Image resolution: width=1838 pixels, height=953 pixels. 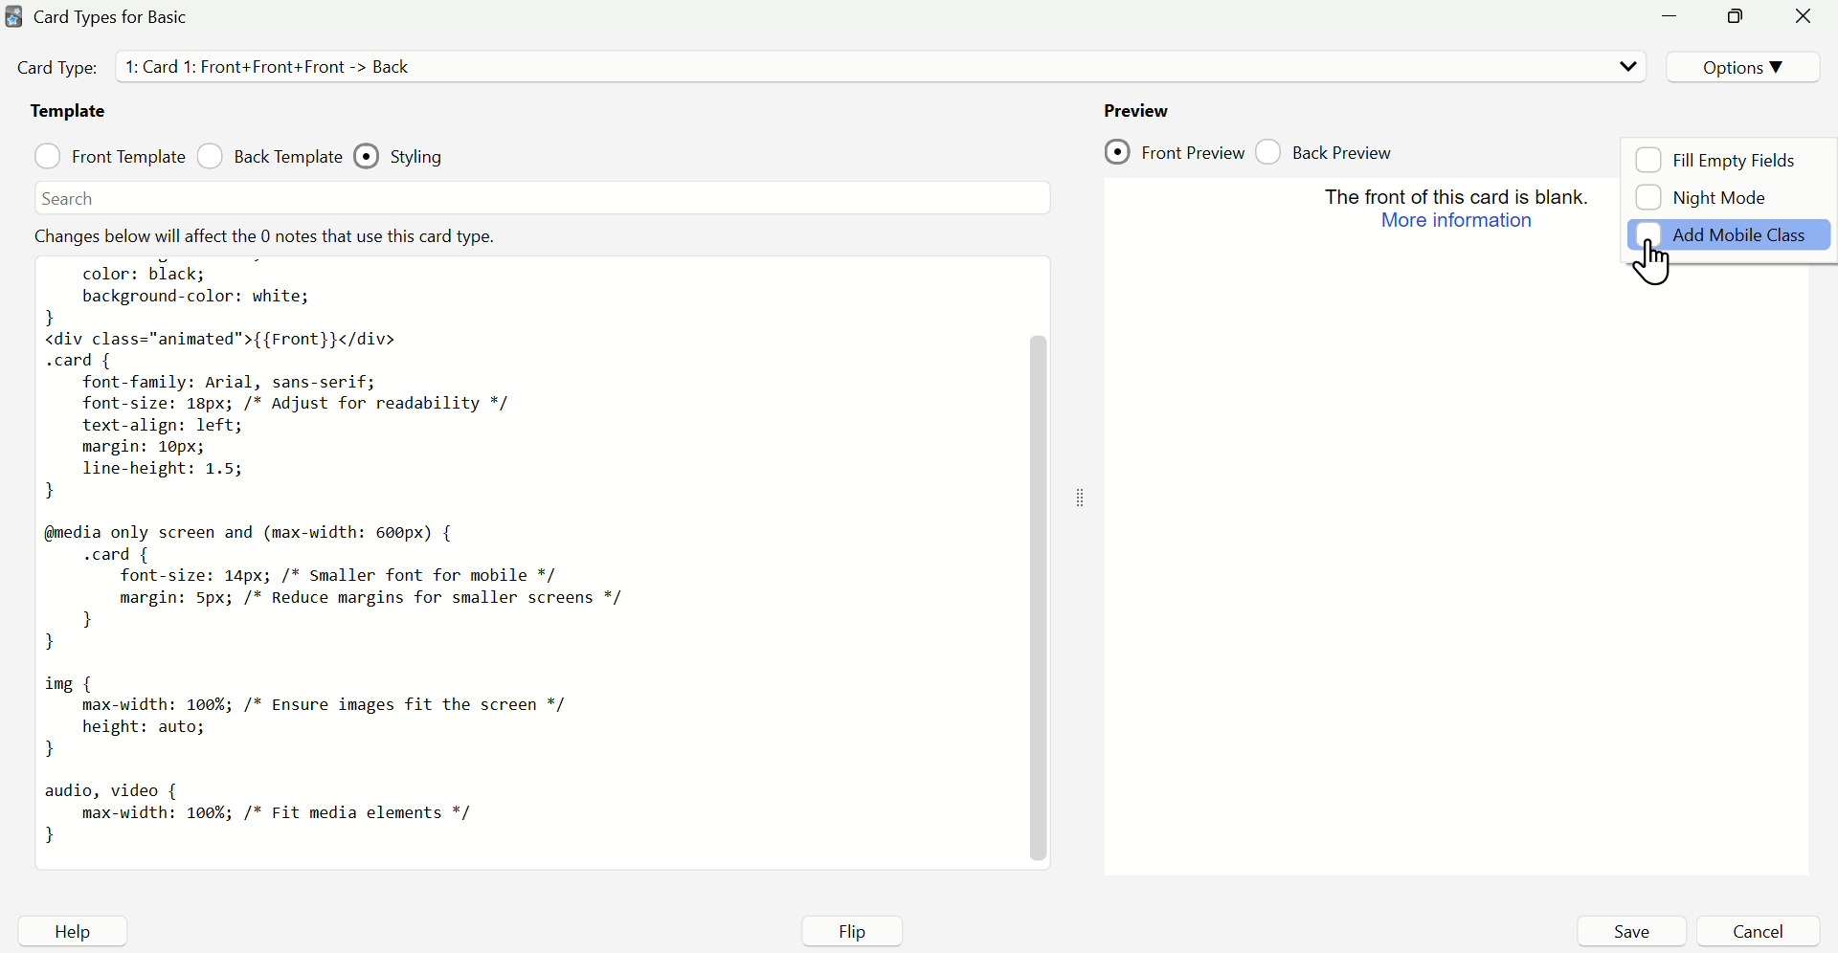 What do you see at coordinates (1334, 148) in the screenshot?
I see `Back Preview` at bounding box center [1334, 148].